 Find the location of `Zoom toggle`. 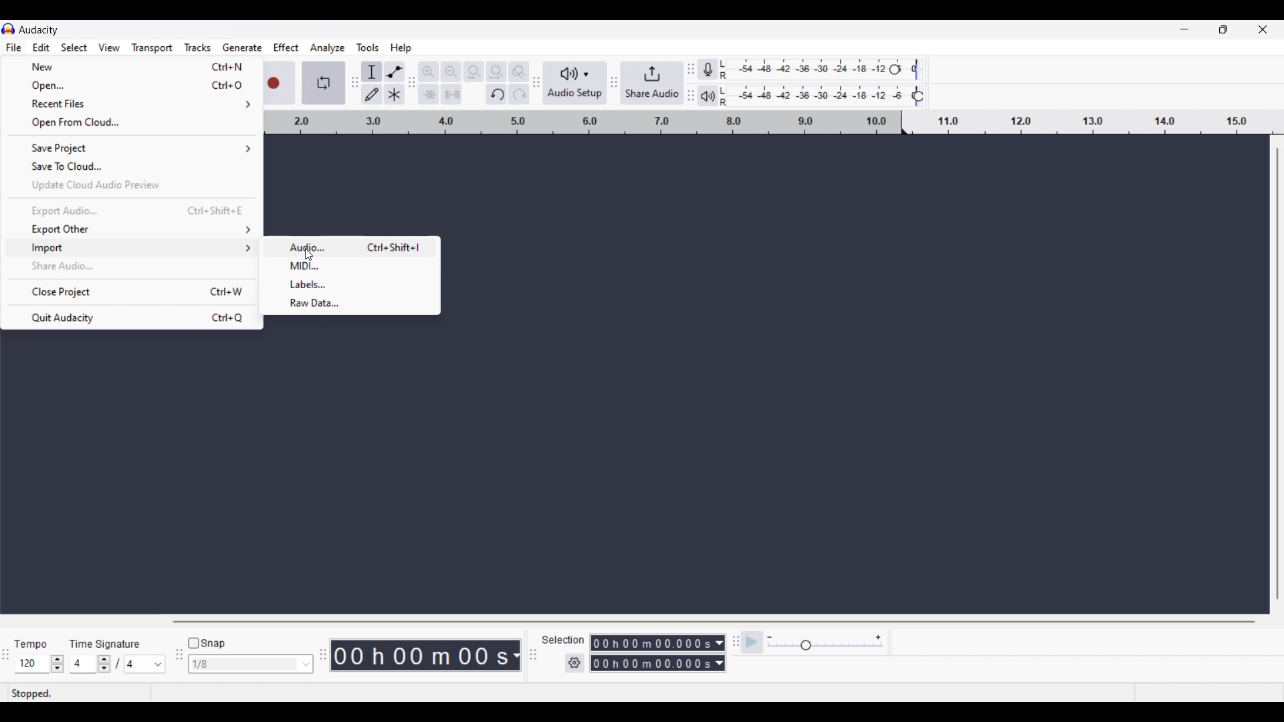

Zoom toggle is located at coordinates (520, 70).